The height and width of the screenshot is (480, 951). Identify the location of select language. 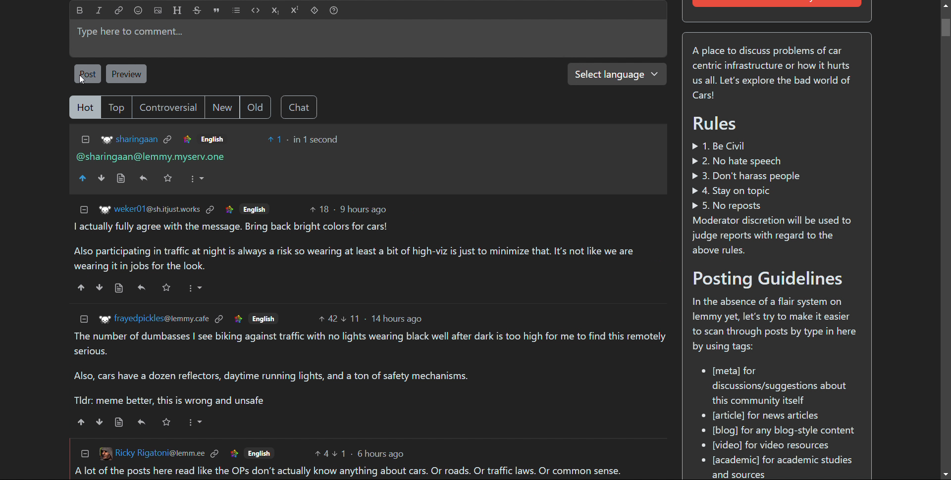
(617, 74).